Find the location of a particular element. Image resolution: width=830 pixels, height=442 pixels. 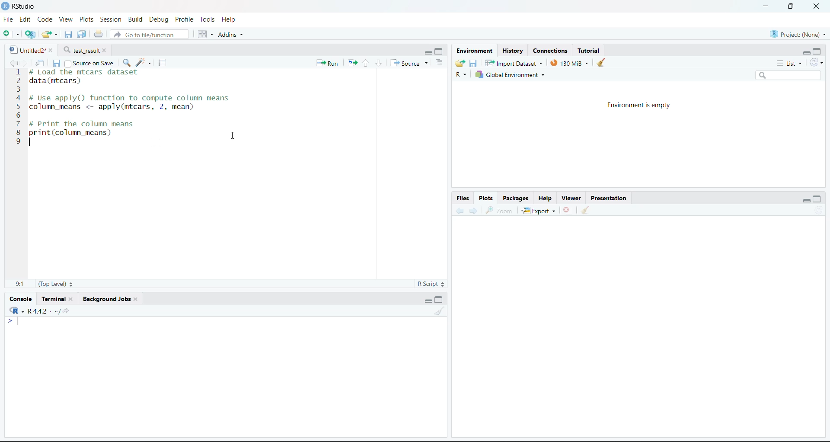

Profile is located at coordinates (185, 19).